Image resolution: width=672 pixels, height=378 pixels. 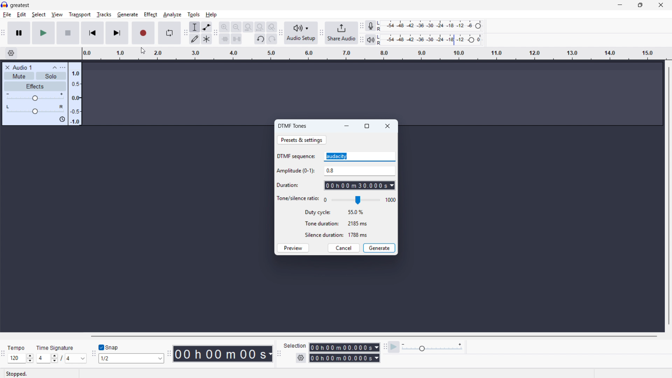 I want to click on audio setup toolbar, so click(x=280, y=34).